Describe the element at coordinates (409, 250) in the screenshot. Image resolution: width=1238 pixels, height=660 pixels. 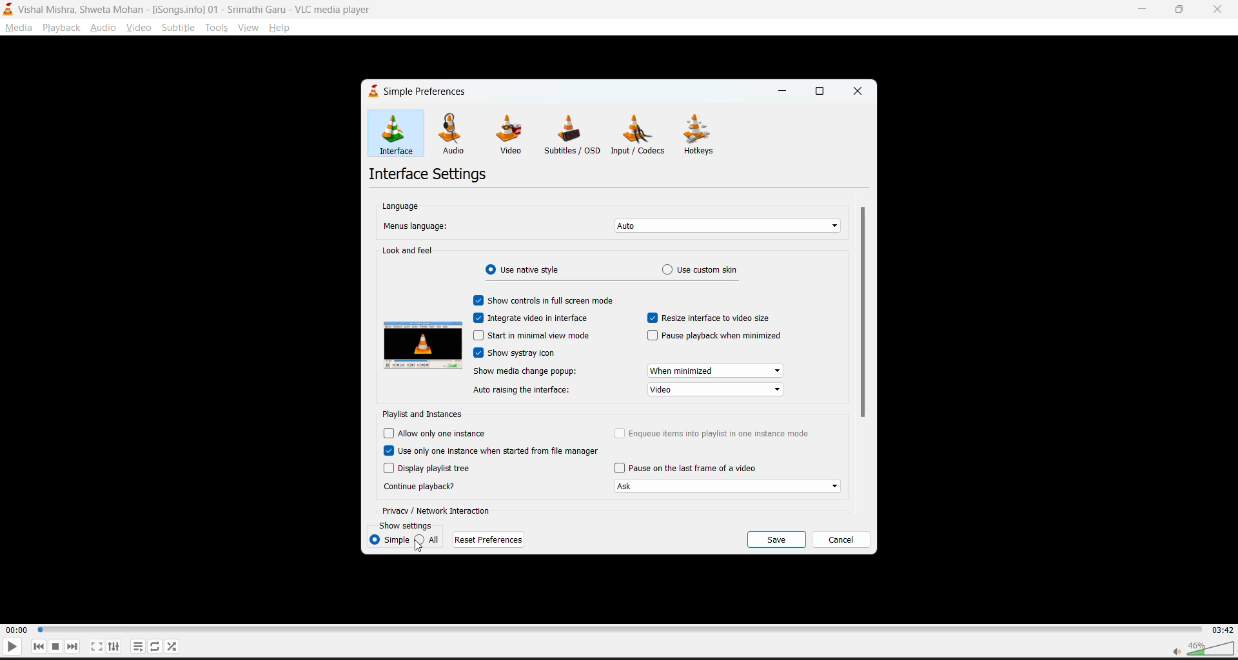
I see `look and feel` at that location.